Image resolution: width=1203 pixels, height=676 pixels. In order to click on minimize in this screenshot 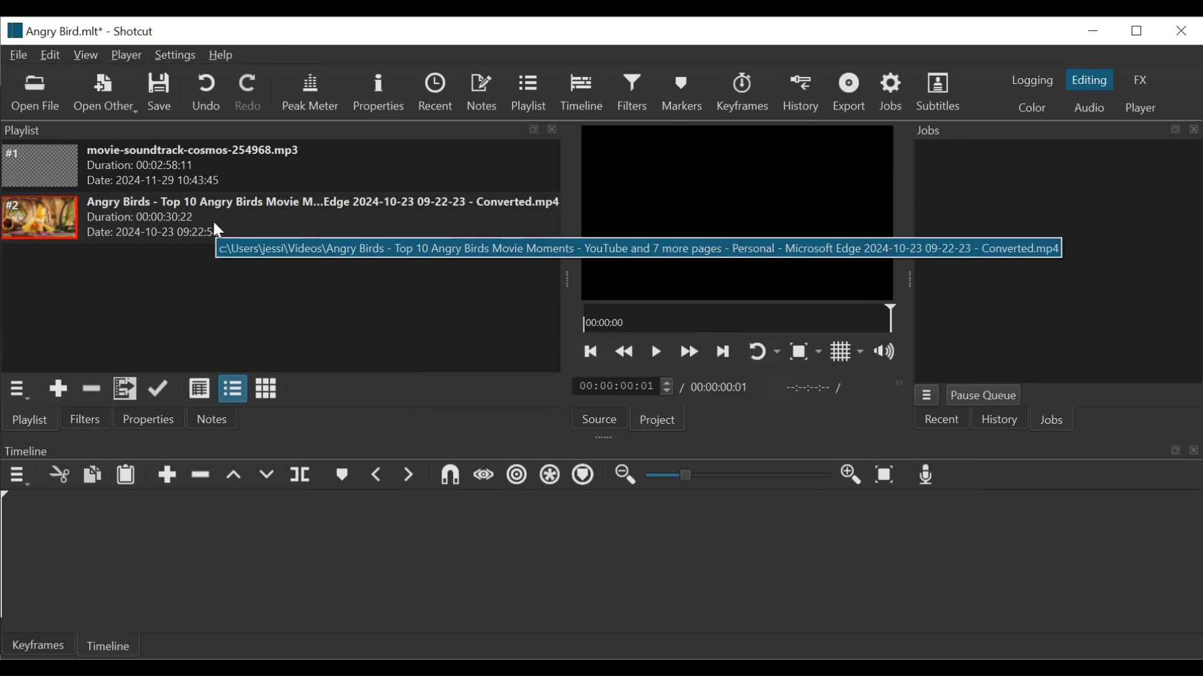, I will do `click(1093, 29)`.